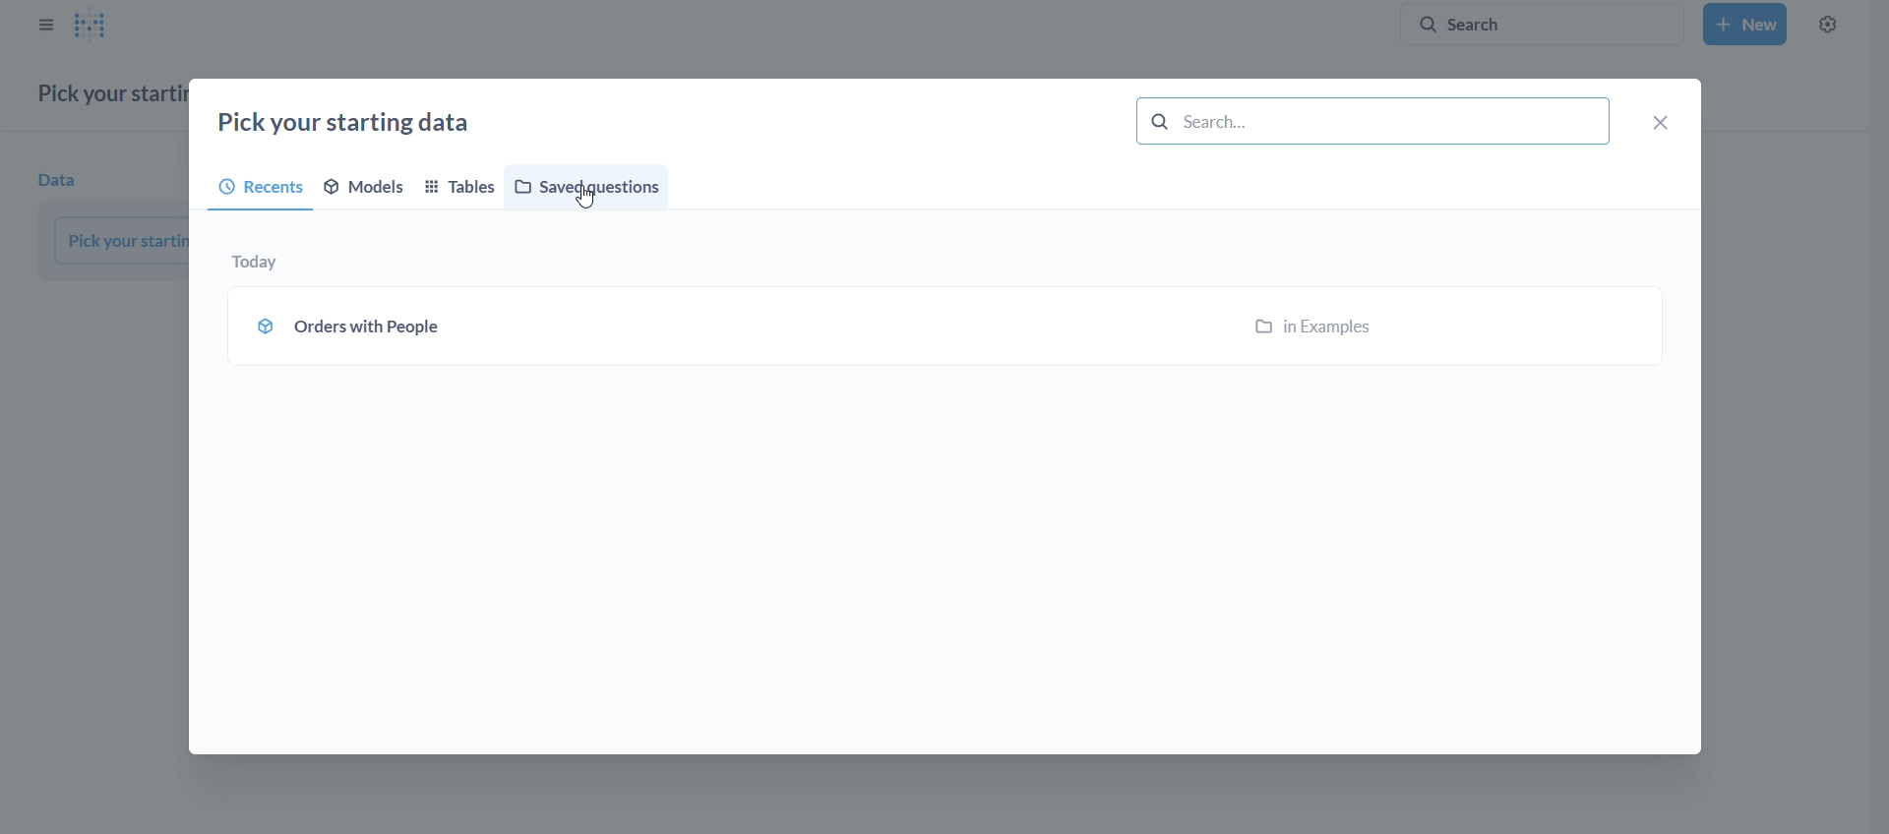 The height and width of the screenshot is (834, 1889). I want to click on orders with people, so click(944, 328).